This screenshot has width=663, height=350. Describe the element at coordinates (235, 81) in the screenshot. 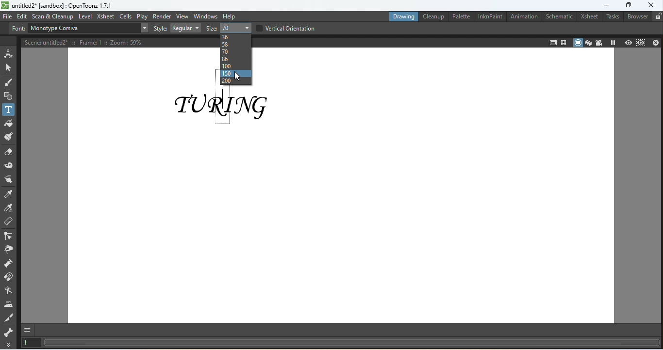

I see `200` at that location.